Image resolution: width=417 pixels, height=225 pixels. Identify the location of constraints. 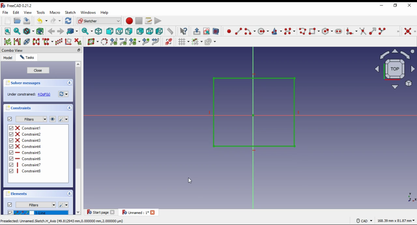
(20, 108).